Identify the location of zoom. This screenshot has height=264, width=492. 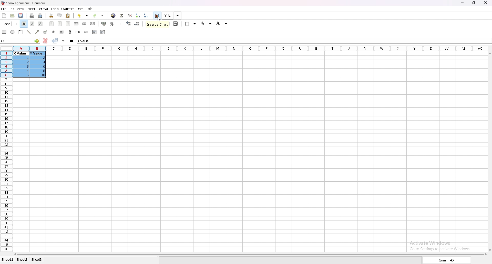
(167, 15).